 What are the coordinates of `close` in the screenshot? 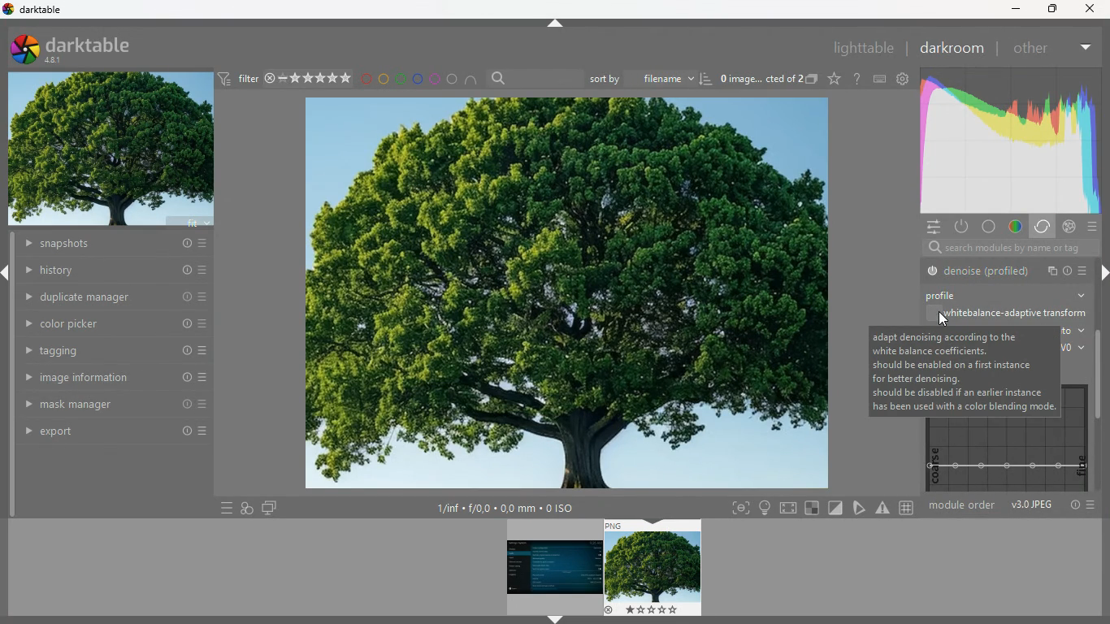 It's located at (1094, 9).